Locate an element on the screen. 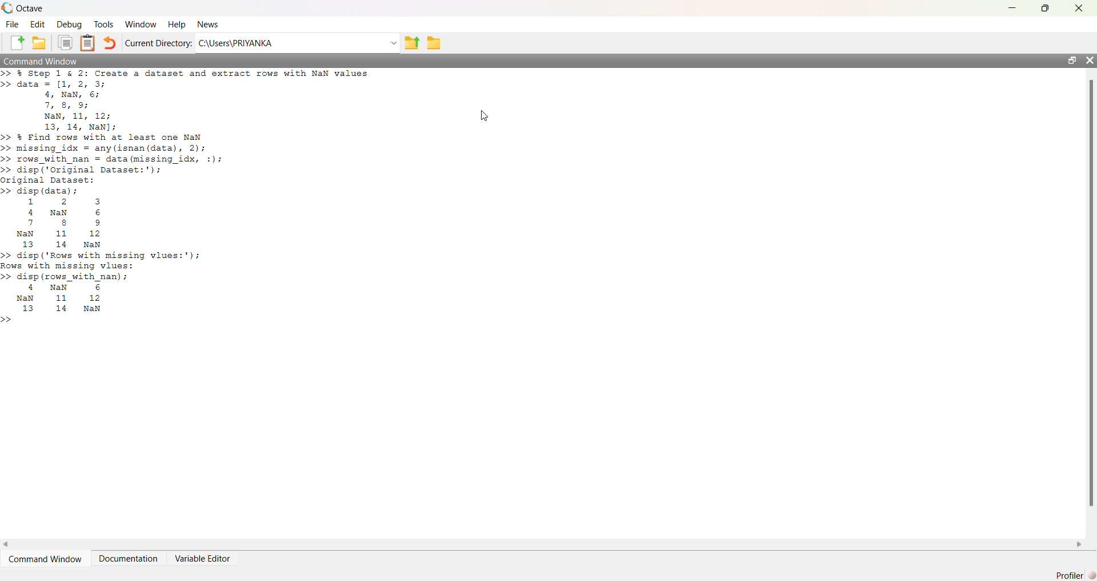 This screenshot has height=581, width=1097. News is located at coordinates (209, 24).